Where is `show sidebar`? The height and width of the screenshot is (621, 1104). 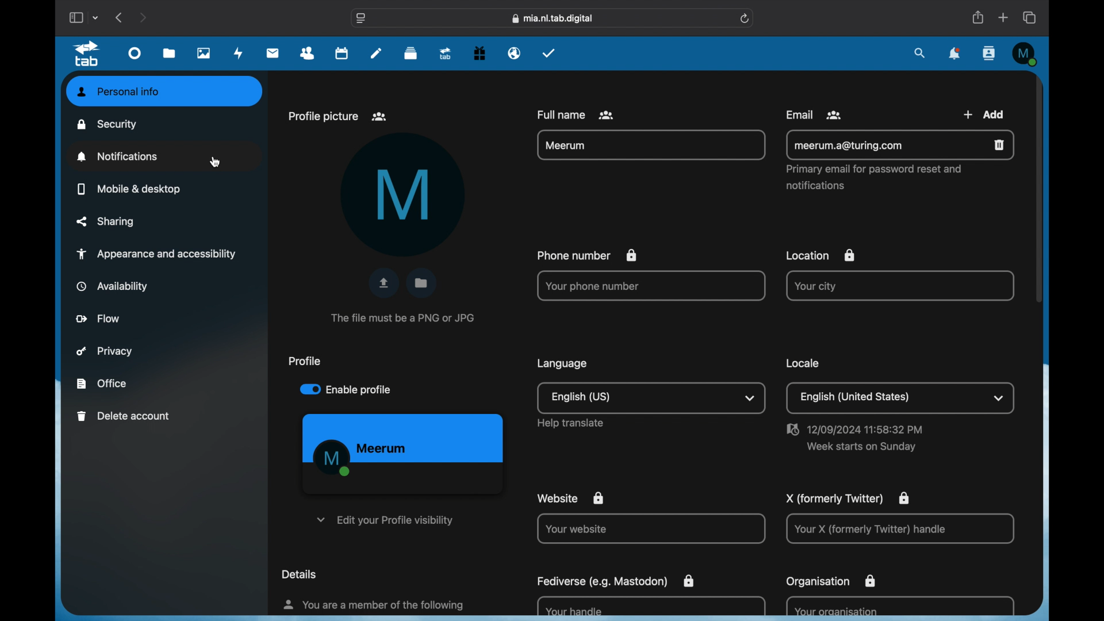
show sidebar is located at coordinates (75, 18).